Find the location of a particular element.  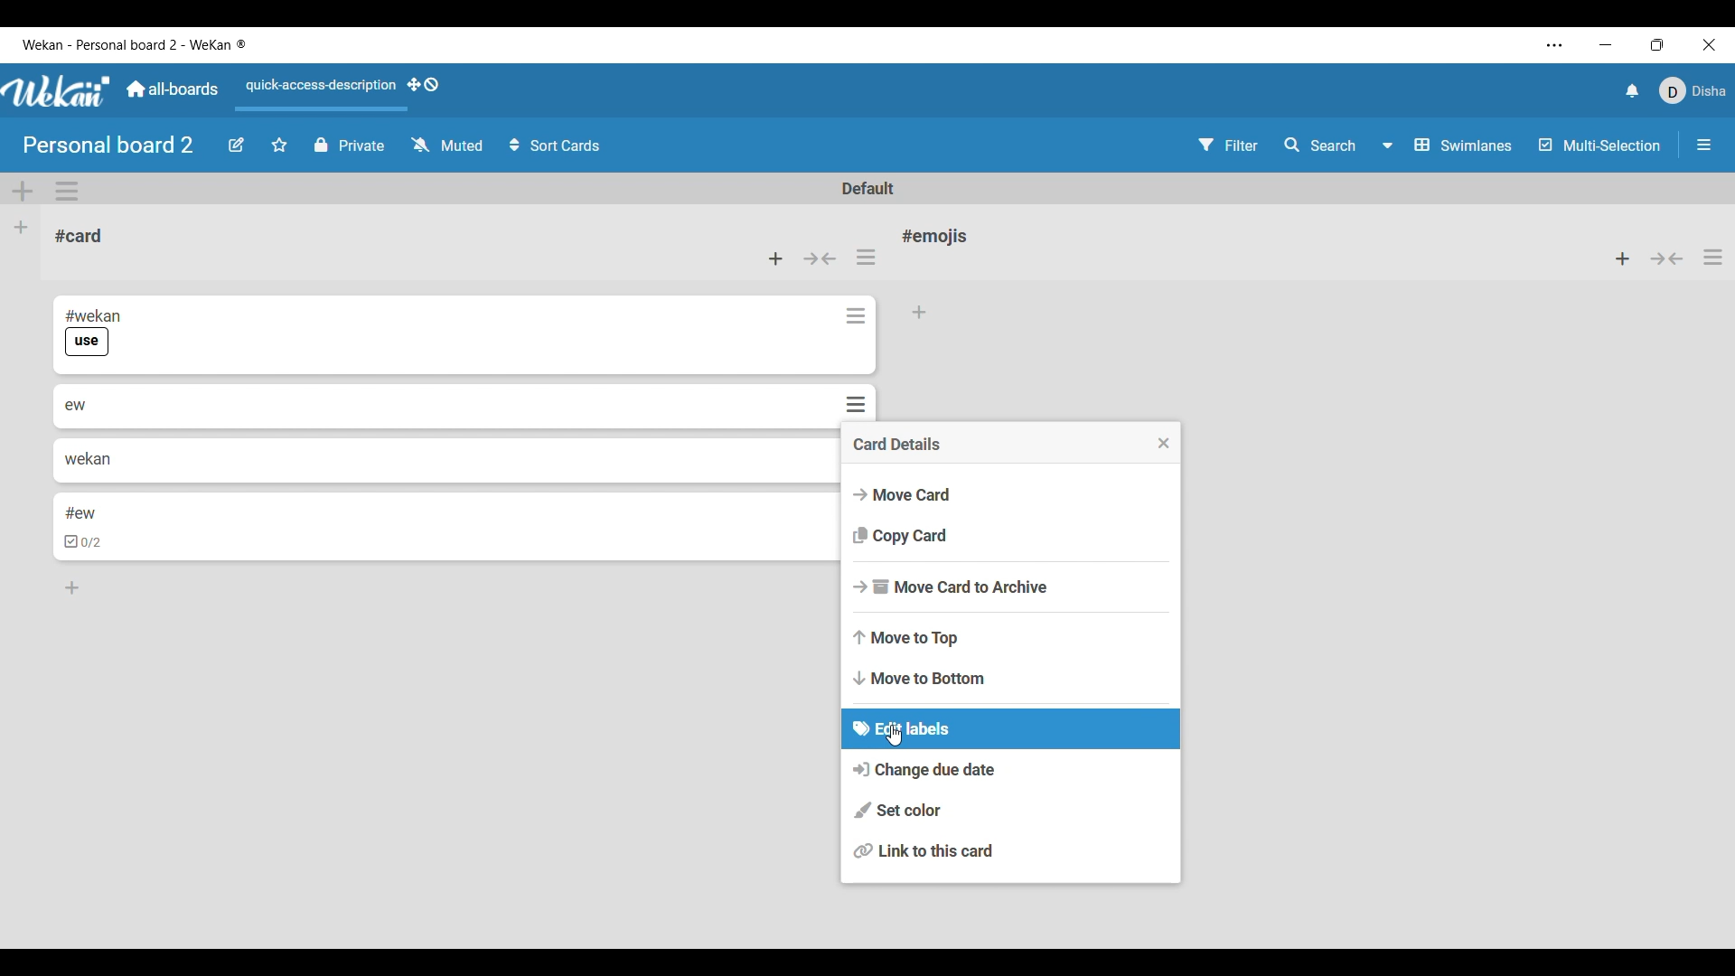

Card actions for respective card is located at coordinates (856, 406).